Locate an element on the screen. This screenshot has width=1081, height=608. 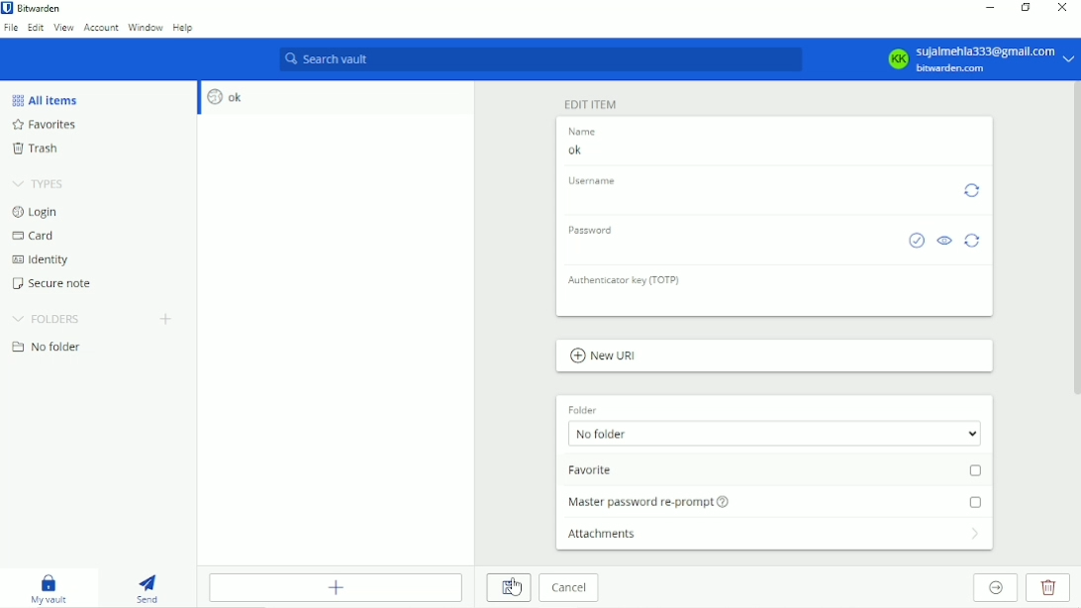
Name ok is located at coordinates (580, 130).